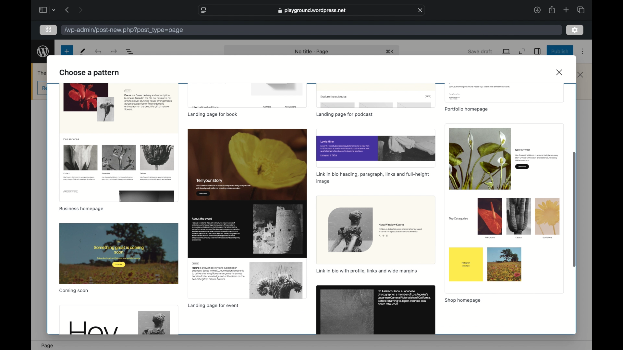 This screenshot has height=350, width=623. Describe the element at coordinates (373, 178) in the screenshot. I see `link in bio heading, paragraph, links and full-height image` at that location.